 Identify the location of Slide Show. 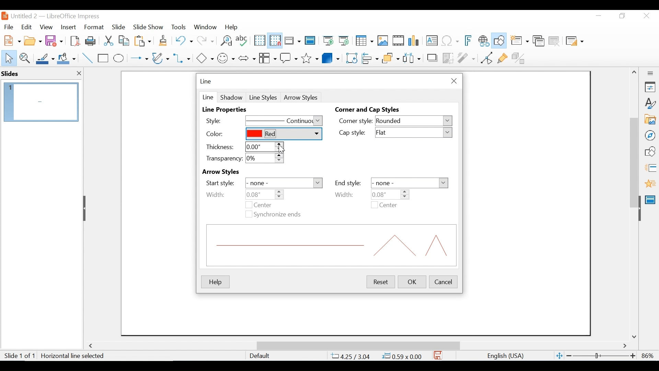
(149, 26).